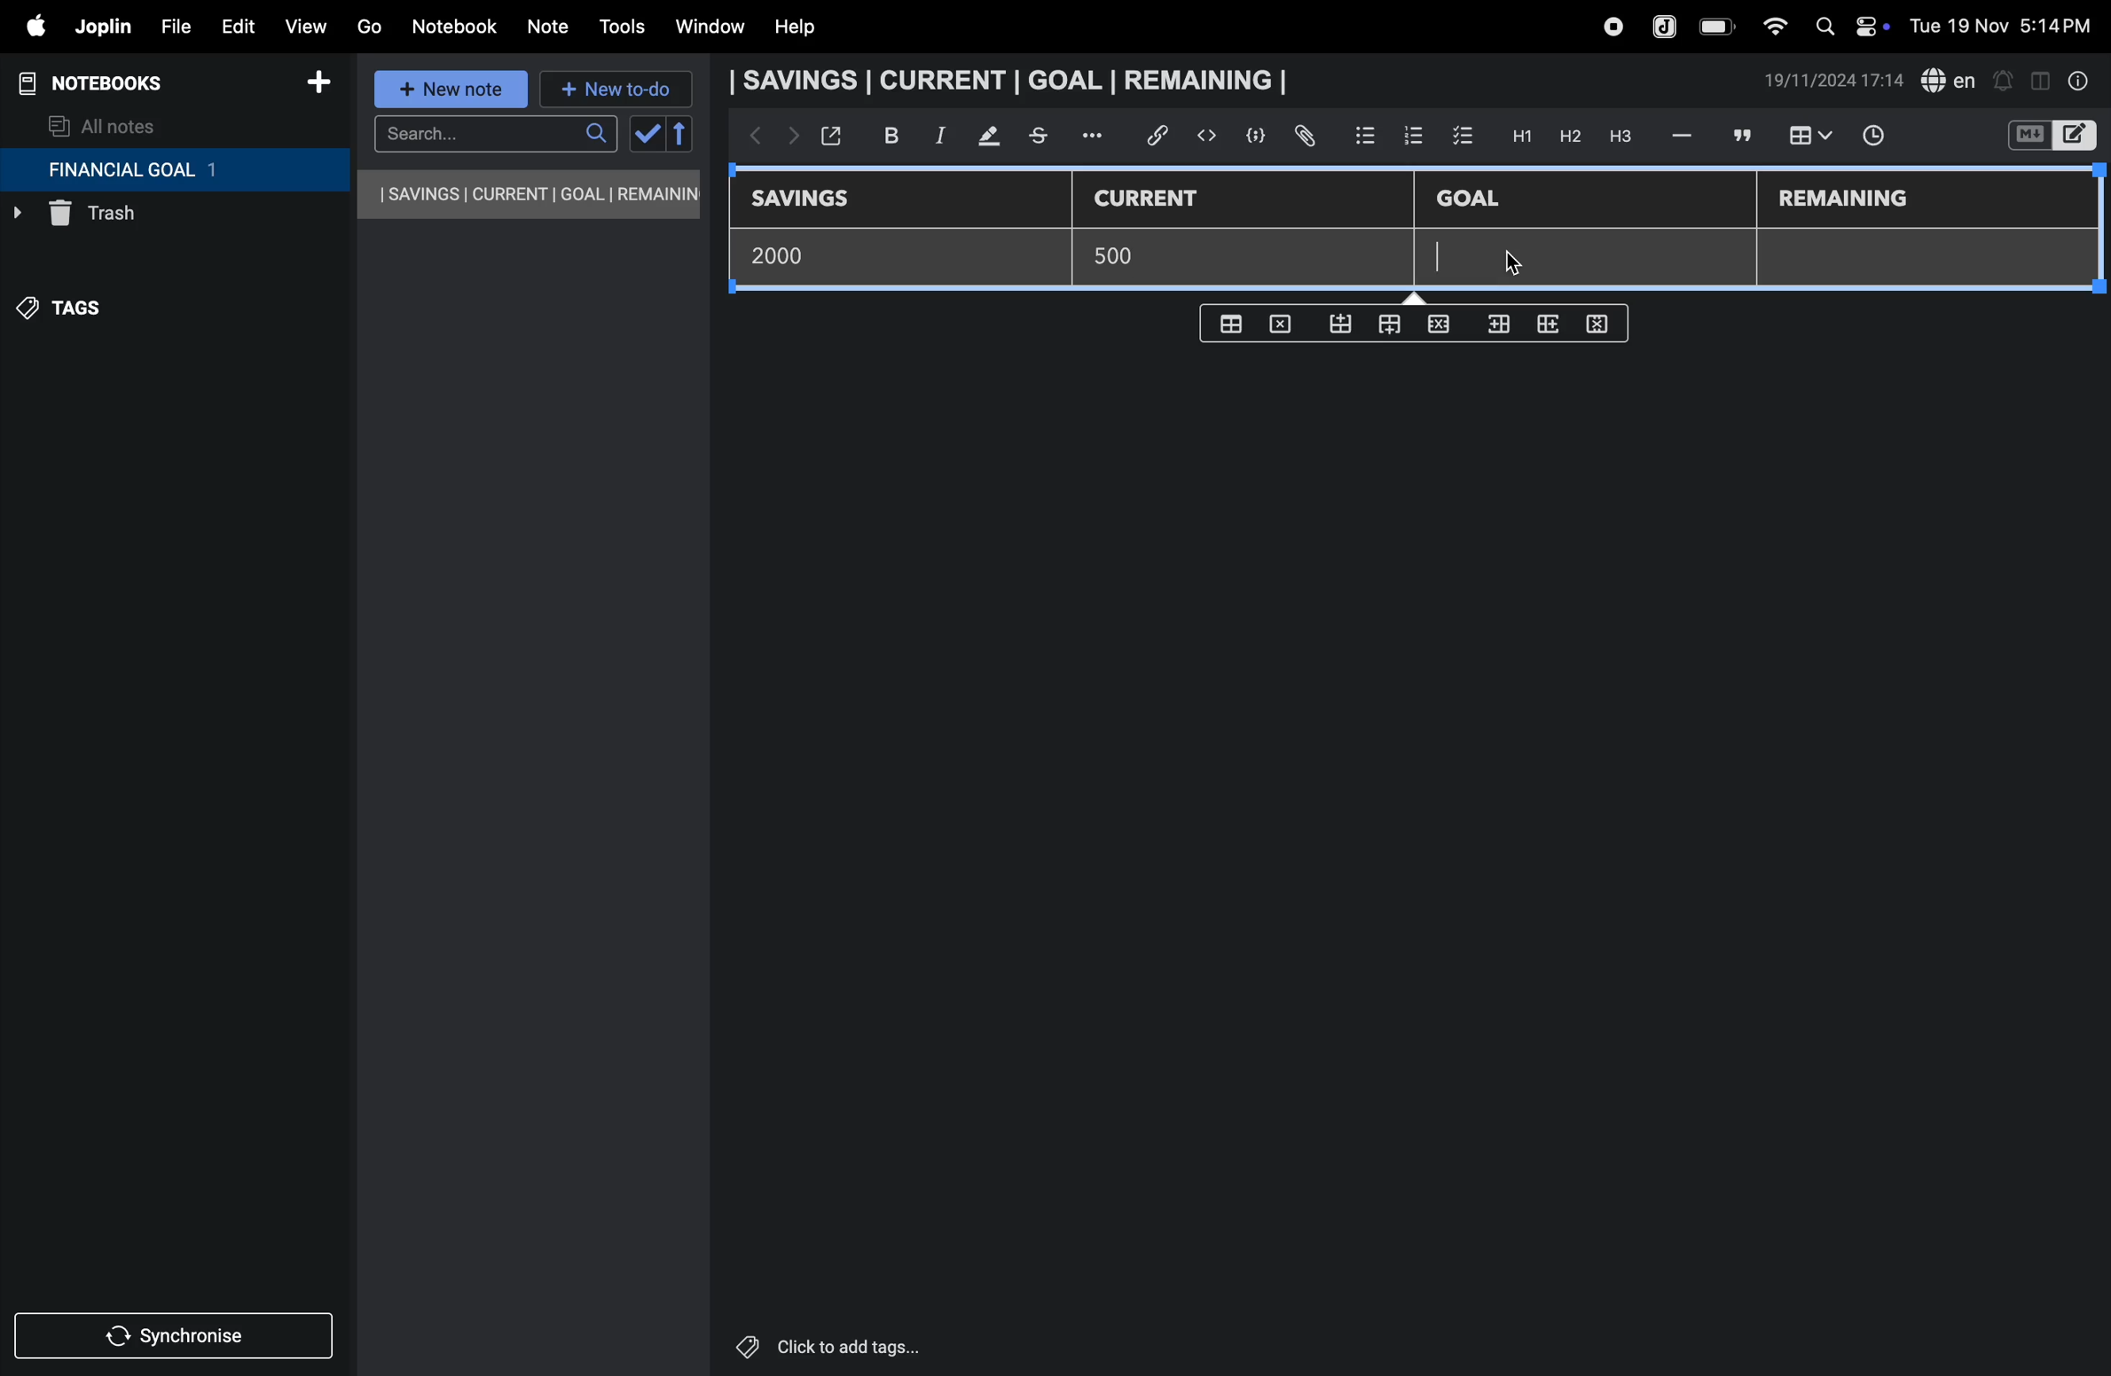 This screenshot has height=1376, width=2111. Describe the element at coordinates (1095, 136) in the screenshot. I see `options` at that location.